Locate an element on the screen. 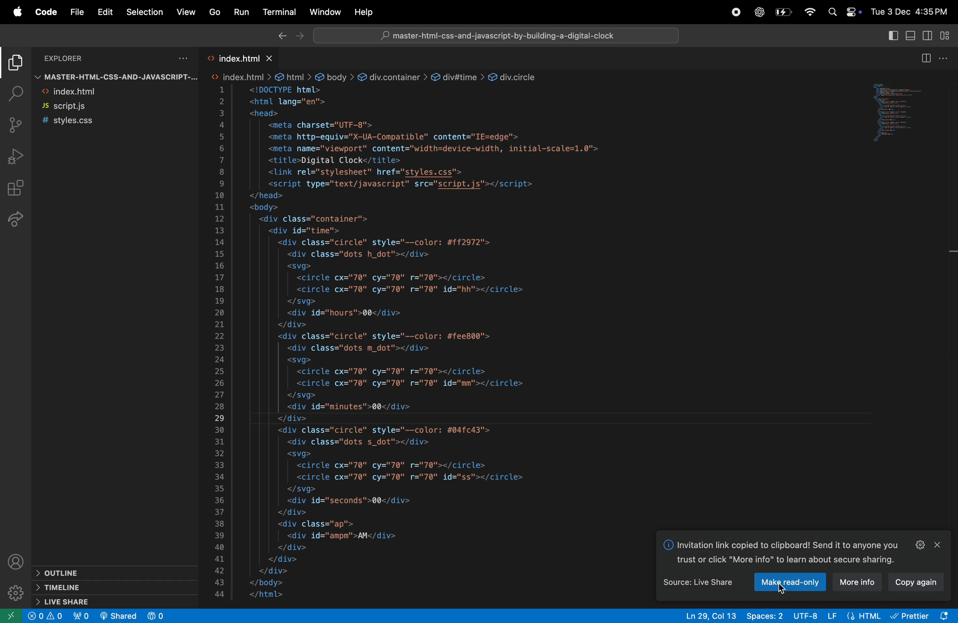 The image size is (958, 623). search is located at coordinates (15, 93).